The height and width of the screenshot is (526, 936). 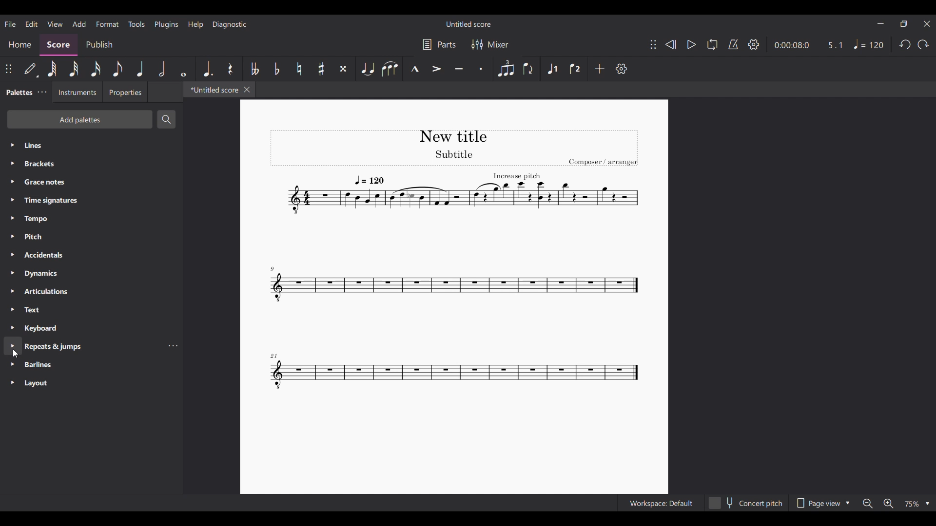 I want to click on Minimize, so click(x=881, y=23).